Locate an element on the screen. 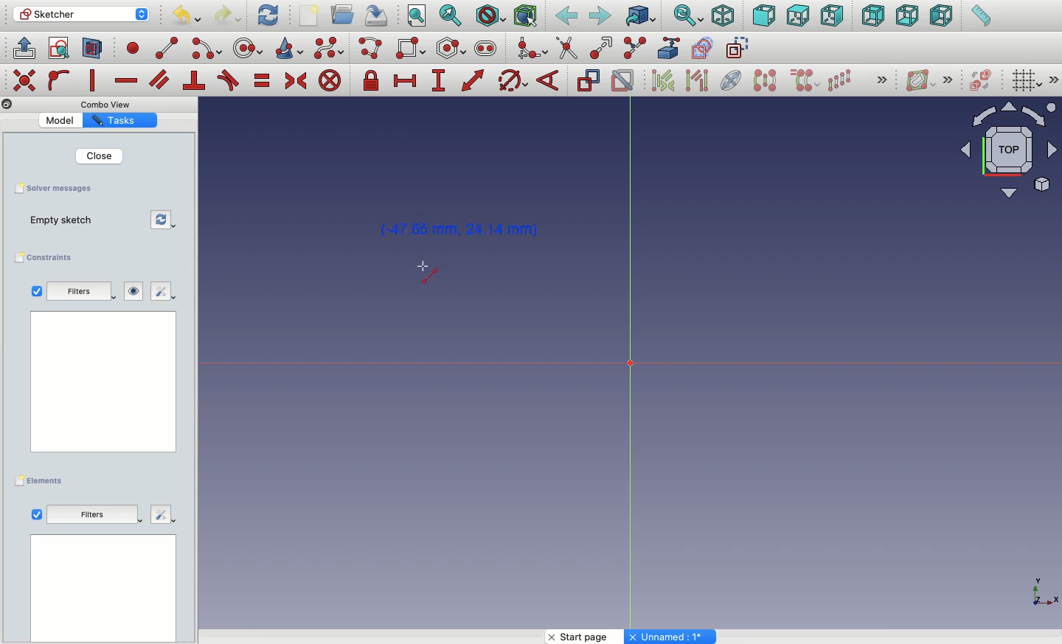 This screenshot has width=1062, height=644. Clone is located at coordinates (806, 82).